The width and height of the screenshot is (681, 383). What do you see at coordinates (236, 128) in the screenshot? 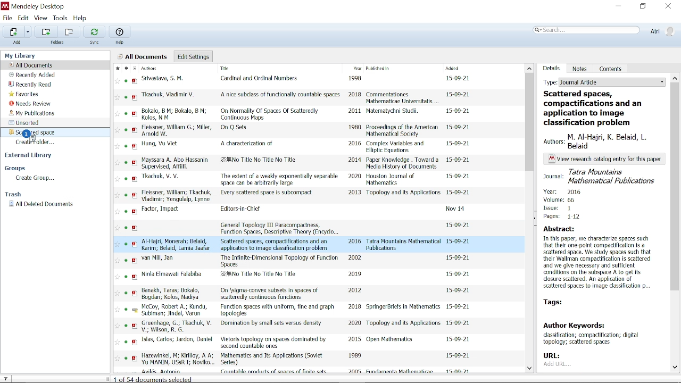
I see `title` at bounding box center [236, 128].